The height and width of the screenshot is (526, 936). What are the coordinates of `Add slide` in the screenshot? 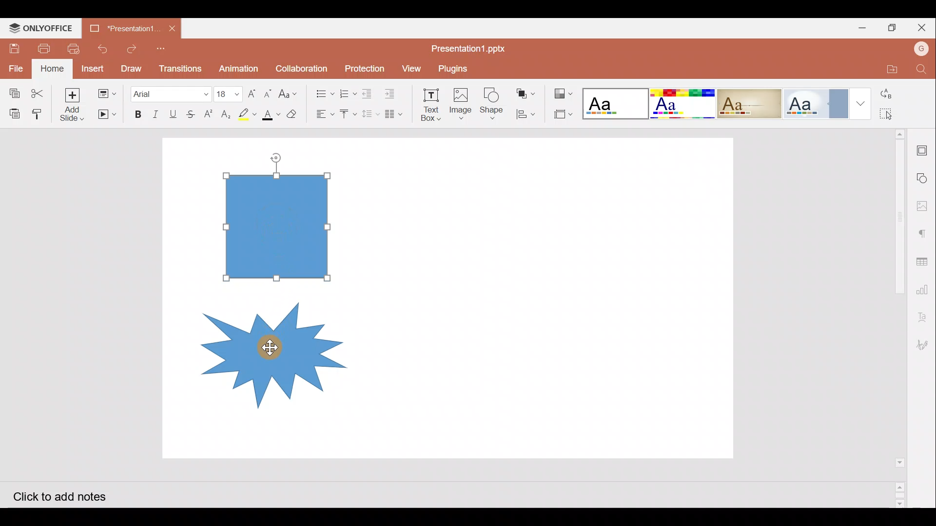 It's located at (72, 104).